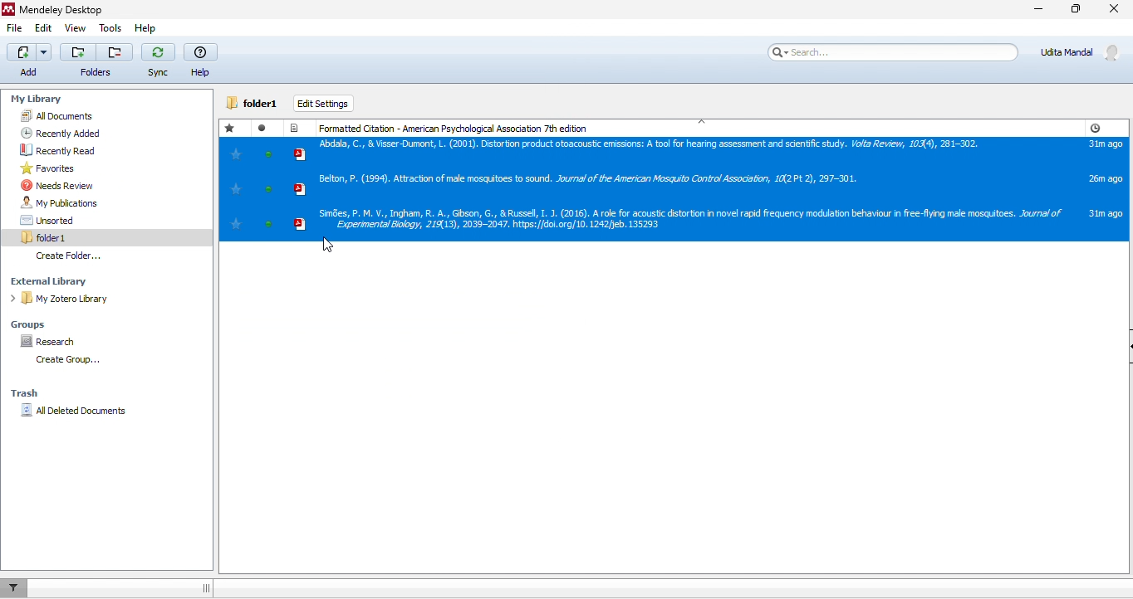  I want to click on close, so click(1116, 11).